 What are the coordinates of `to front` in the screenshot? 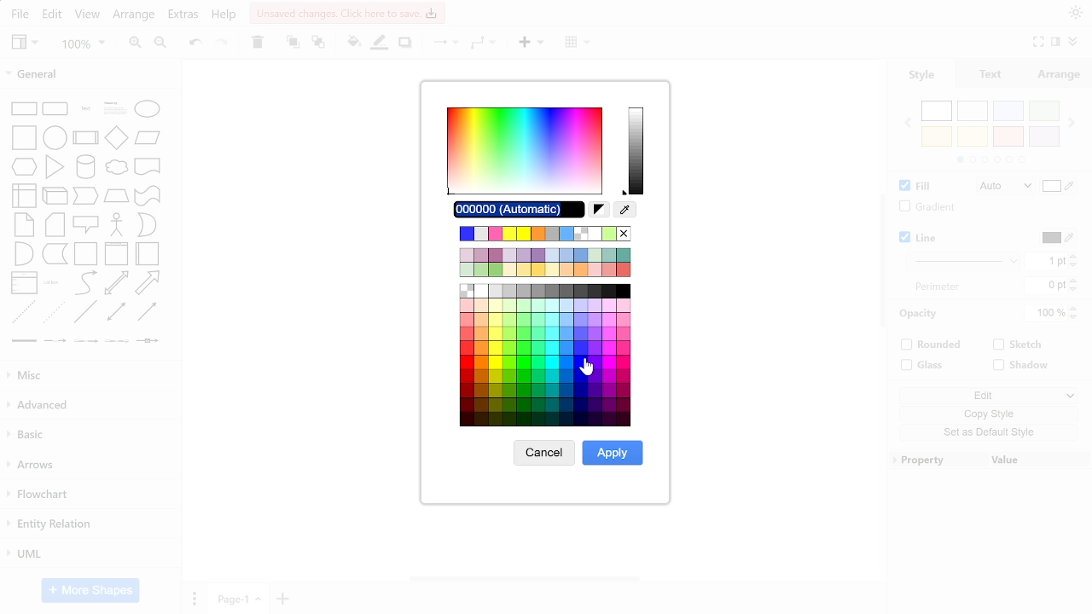 It's located at (292, 43).